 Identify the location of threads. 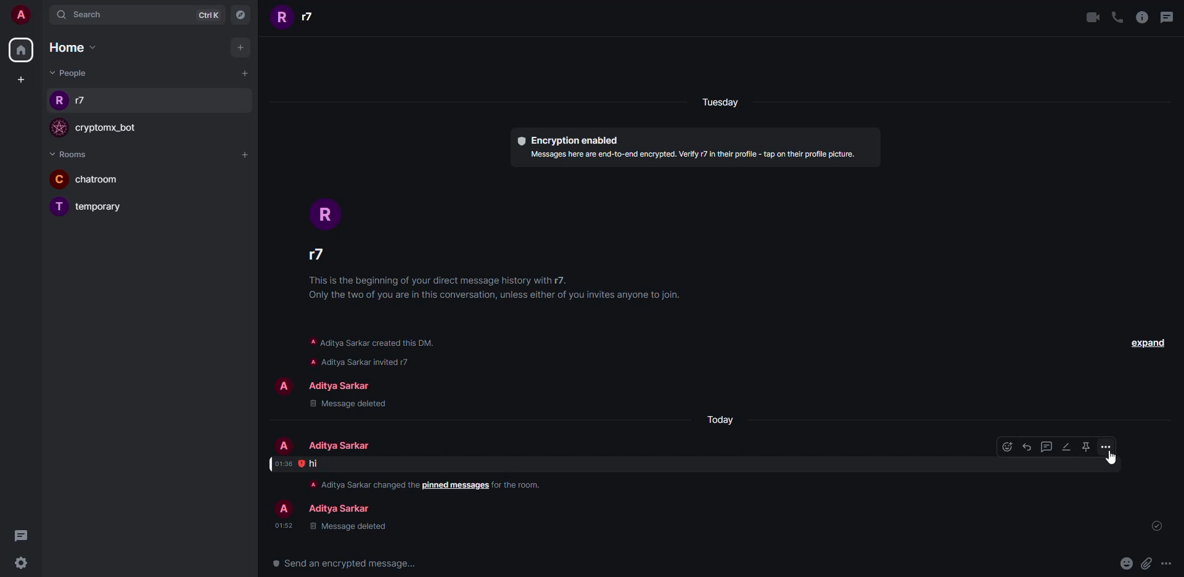
(1169, 17).